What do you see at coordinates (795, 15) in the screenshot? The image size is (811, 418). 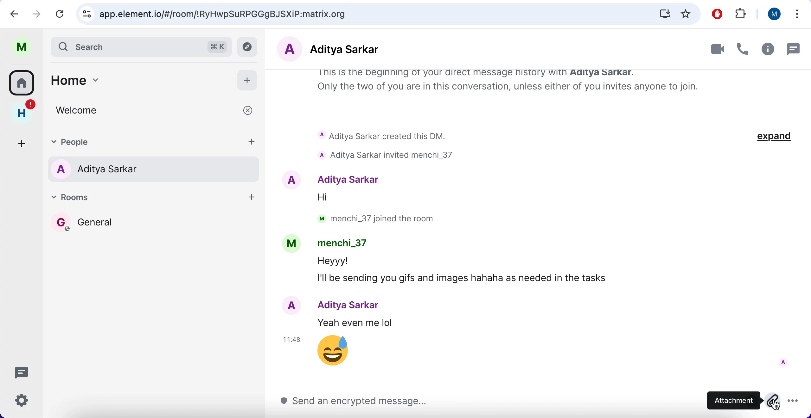 I see `list all tabs` at bounding box center [795, 15].